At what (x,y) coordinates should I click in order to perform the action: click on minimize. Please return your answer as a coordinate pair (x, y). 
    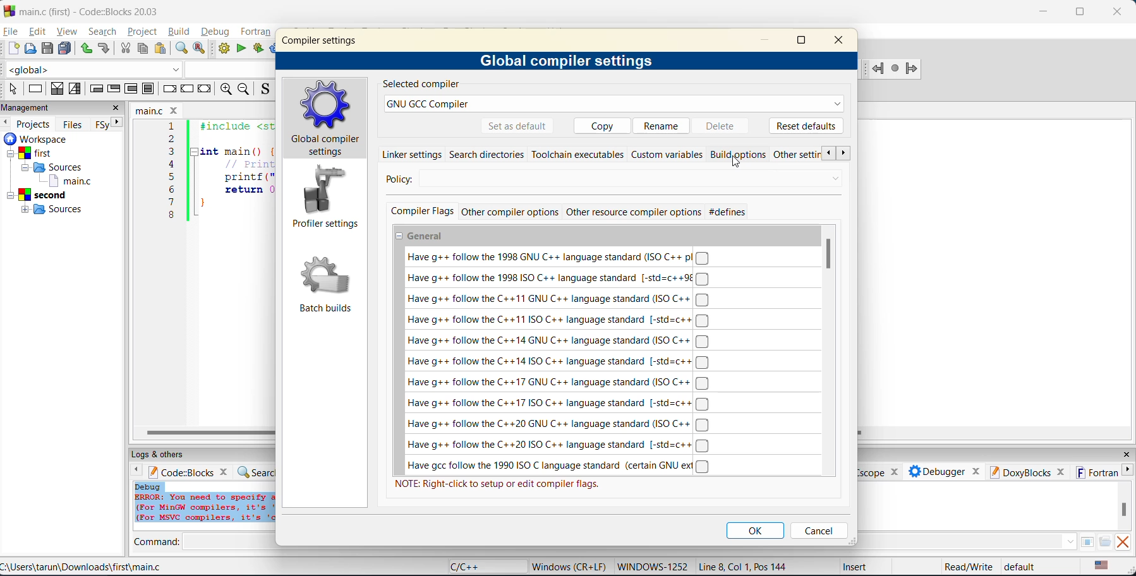
    Looking at the image, I should click on (770, 40).